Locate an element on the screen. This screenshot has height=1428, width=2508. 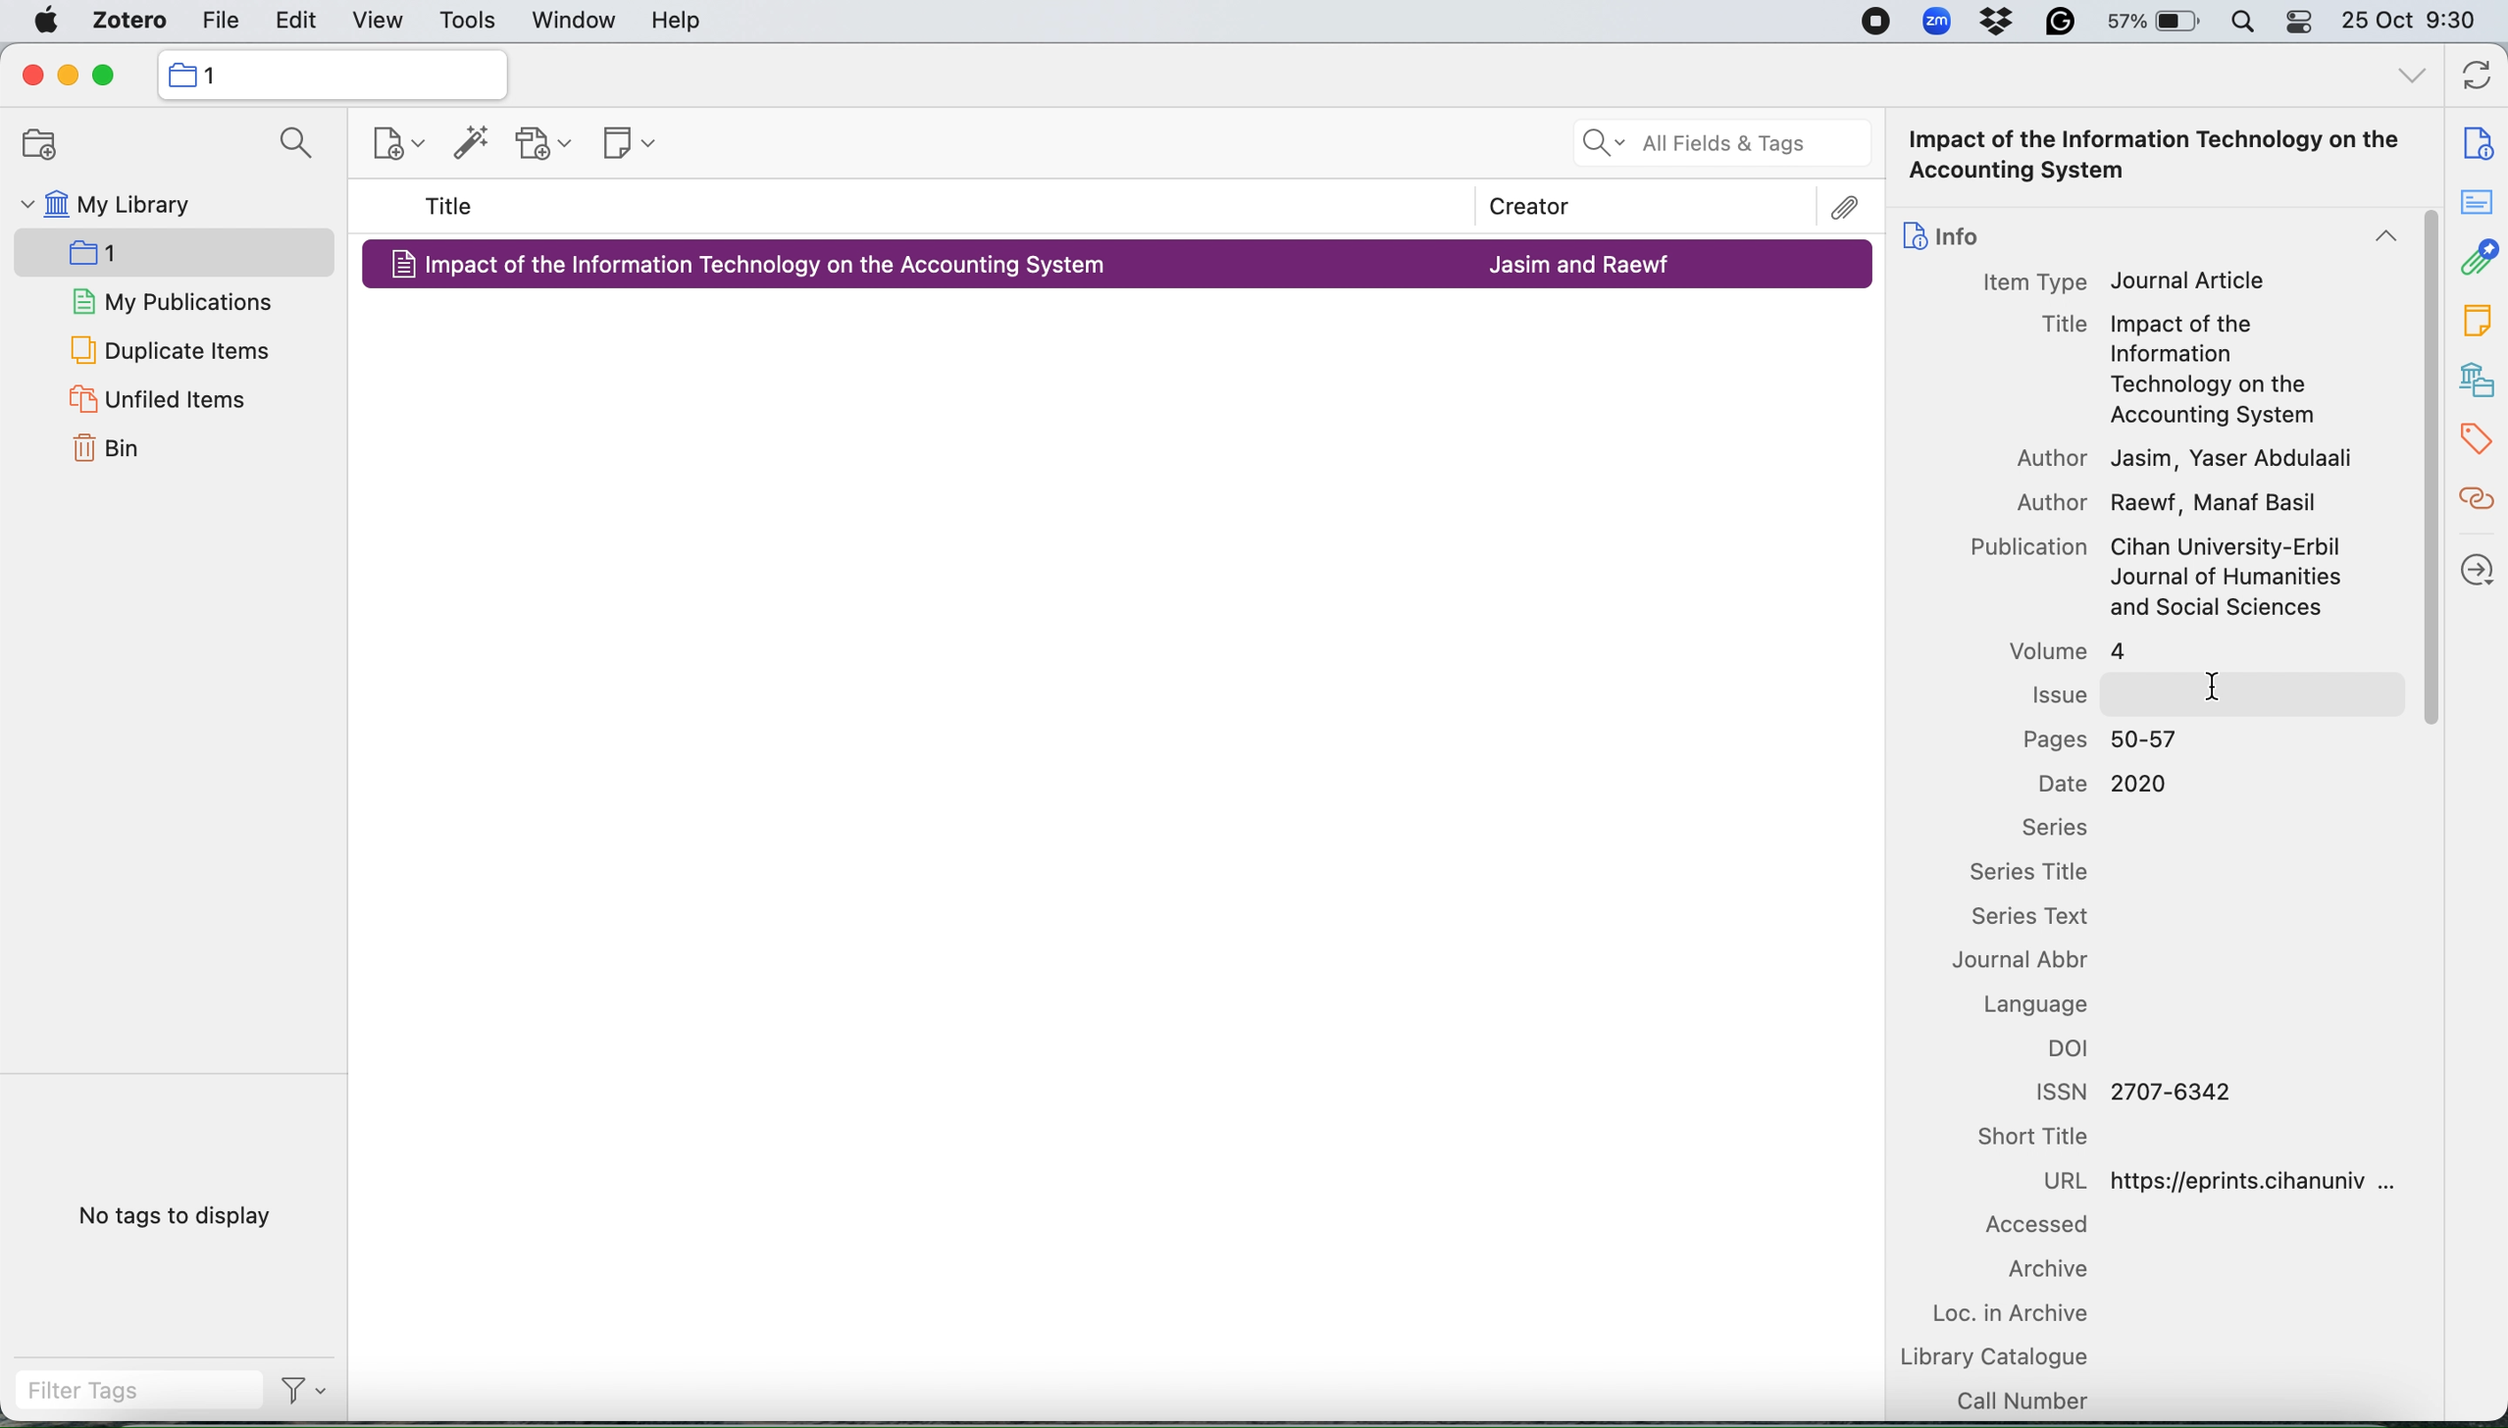
issn is located at coordinates (2127, 1090).